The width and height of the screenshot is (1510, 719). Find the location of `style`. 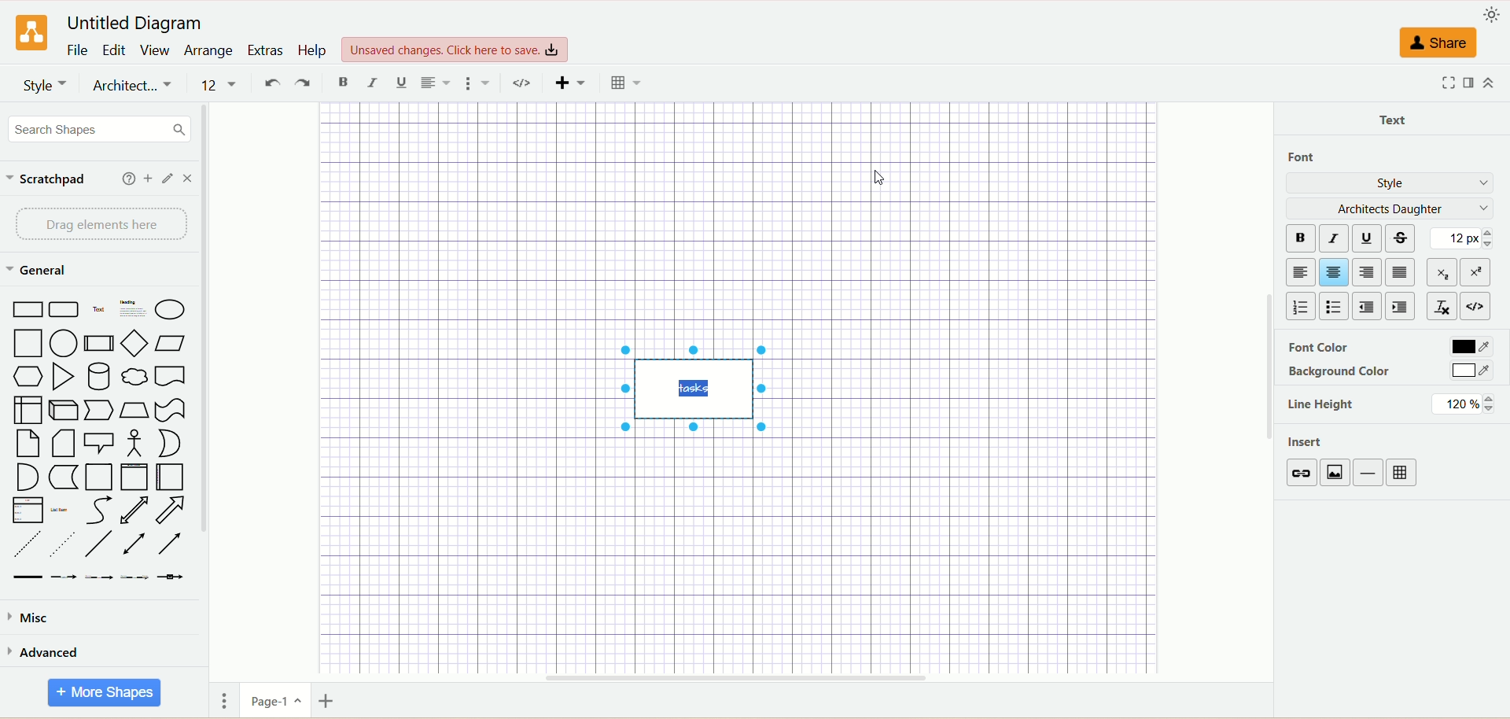

style is located at coordinates (1393, 184).